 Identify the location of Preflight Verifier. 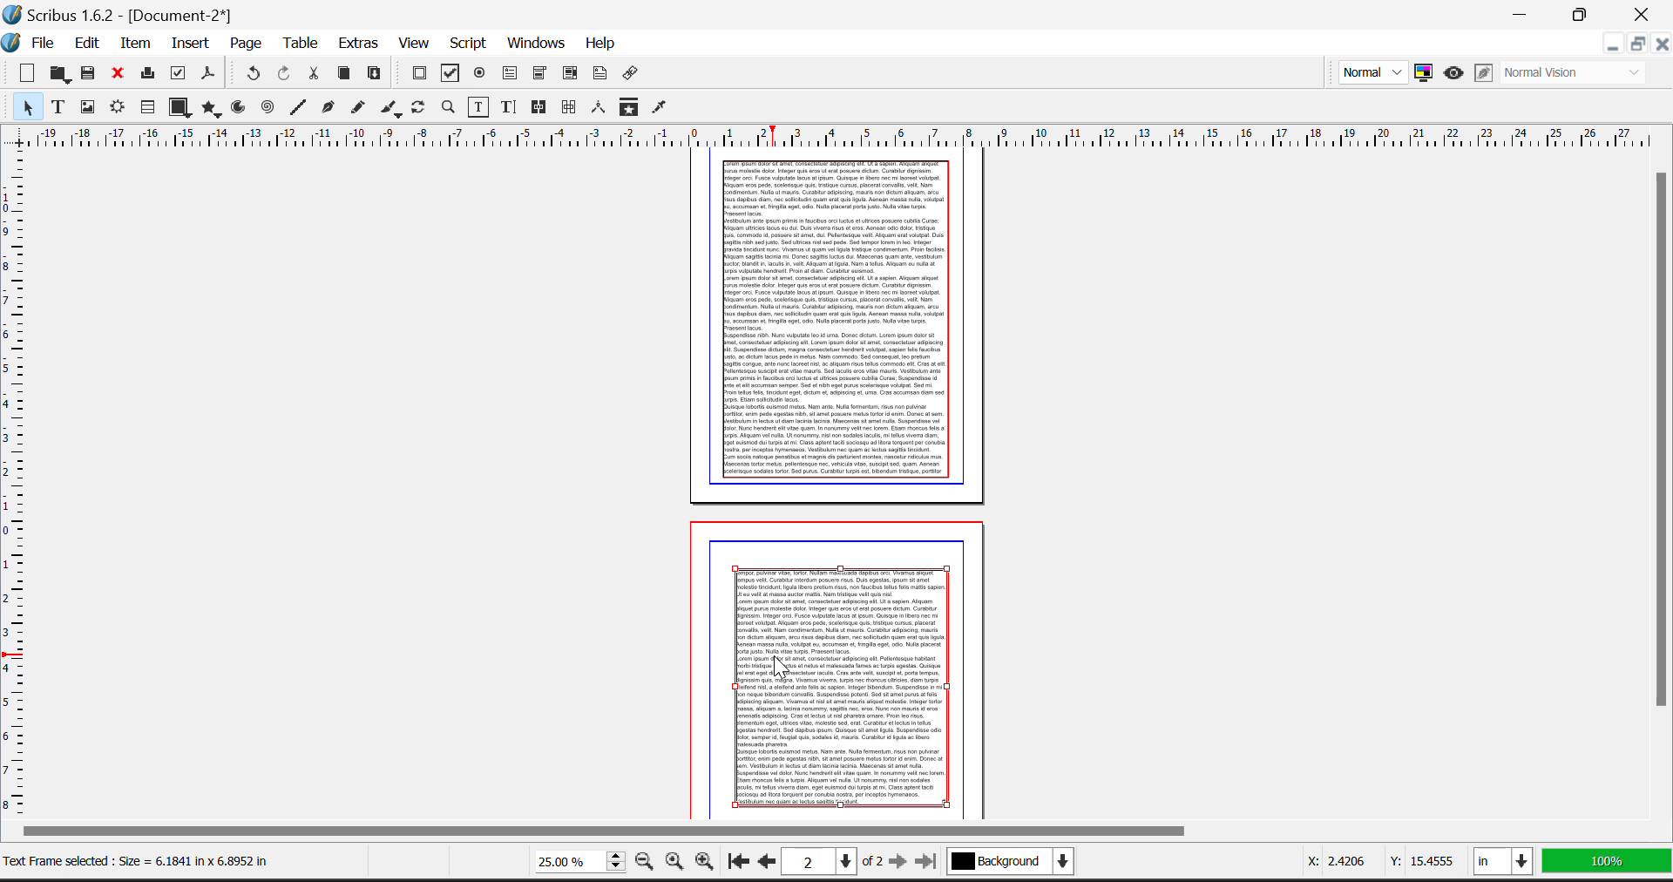
(179, 76).